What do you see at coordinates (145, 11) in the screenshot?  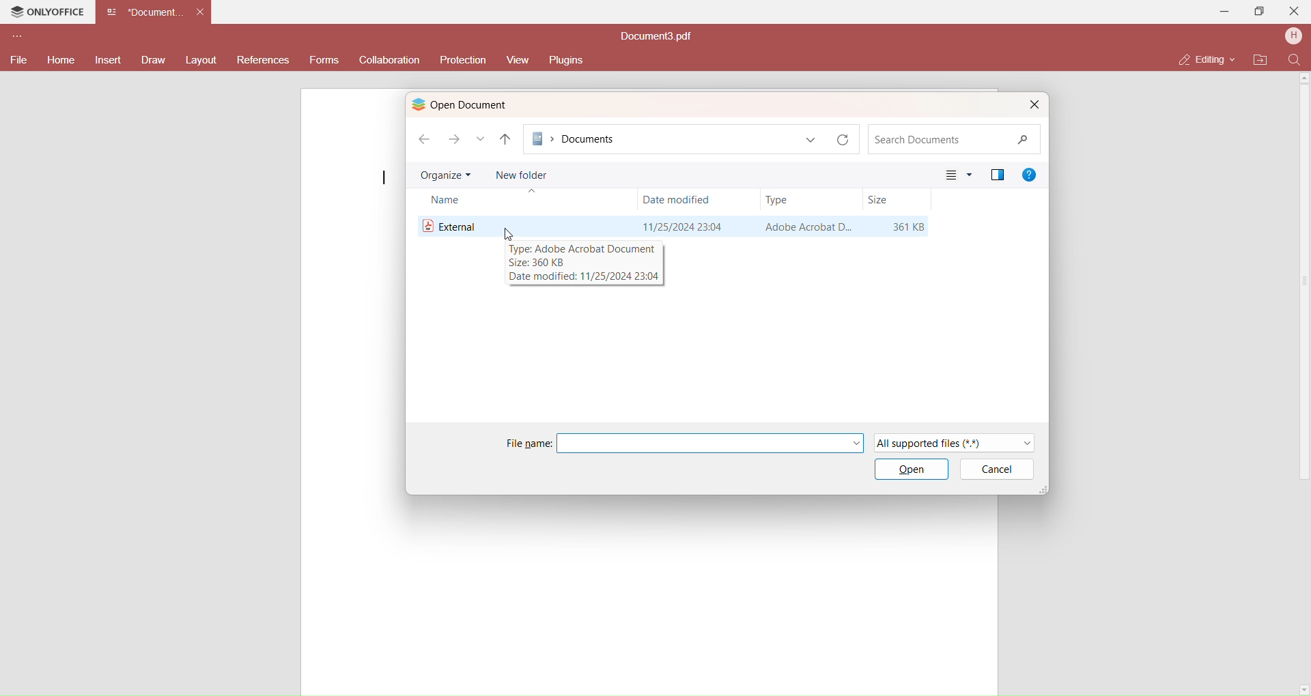 I see `Current Open Document Tab` at bounding box center [145, 11].